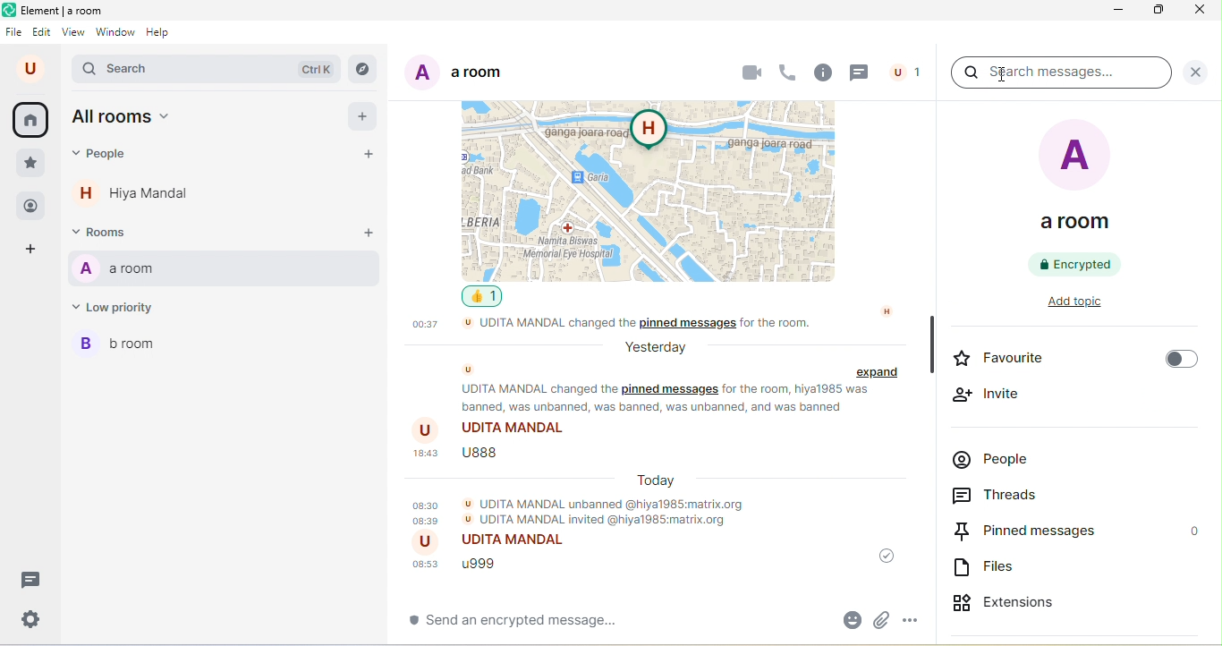  I want to click on u888, so click(462, 458).